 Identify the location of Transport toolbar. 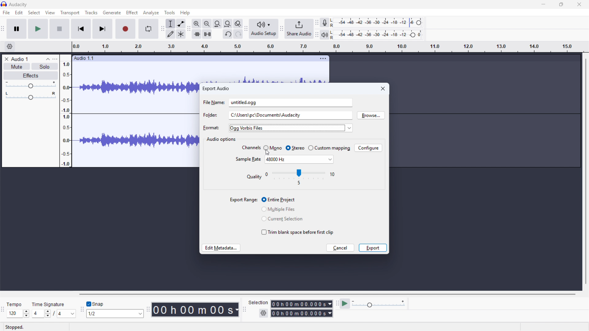
(3, 29).